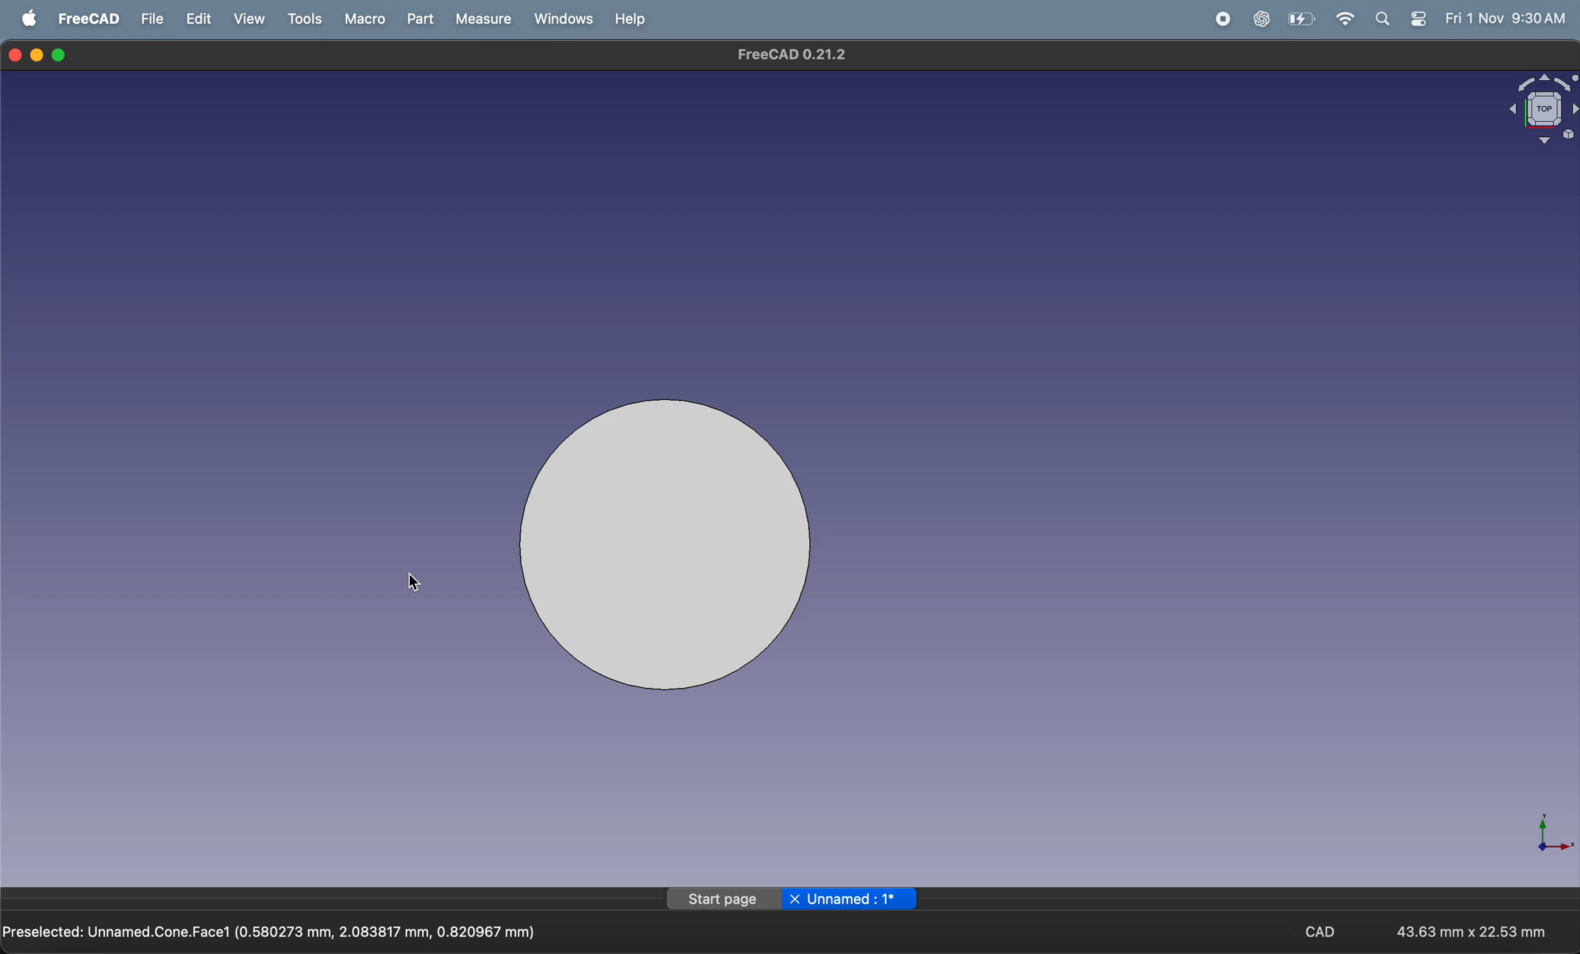 Image resolution: width=1580 pixels, height=954 pixels. What do you see at coordinates (723, 900) in the screenshot?
I see `Start page` at bounding box center [723, 900].